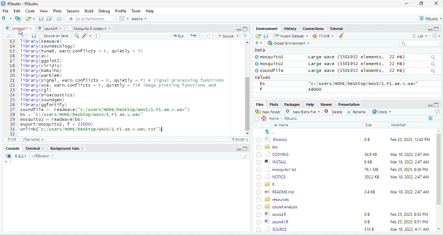 The height and width of the screenshot is (235, 443). I want to click on 0B, so click(365, 139).